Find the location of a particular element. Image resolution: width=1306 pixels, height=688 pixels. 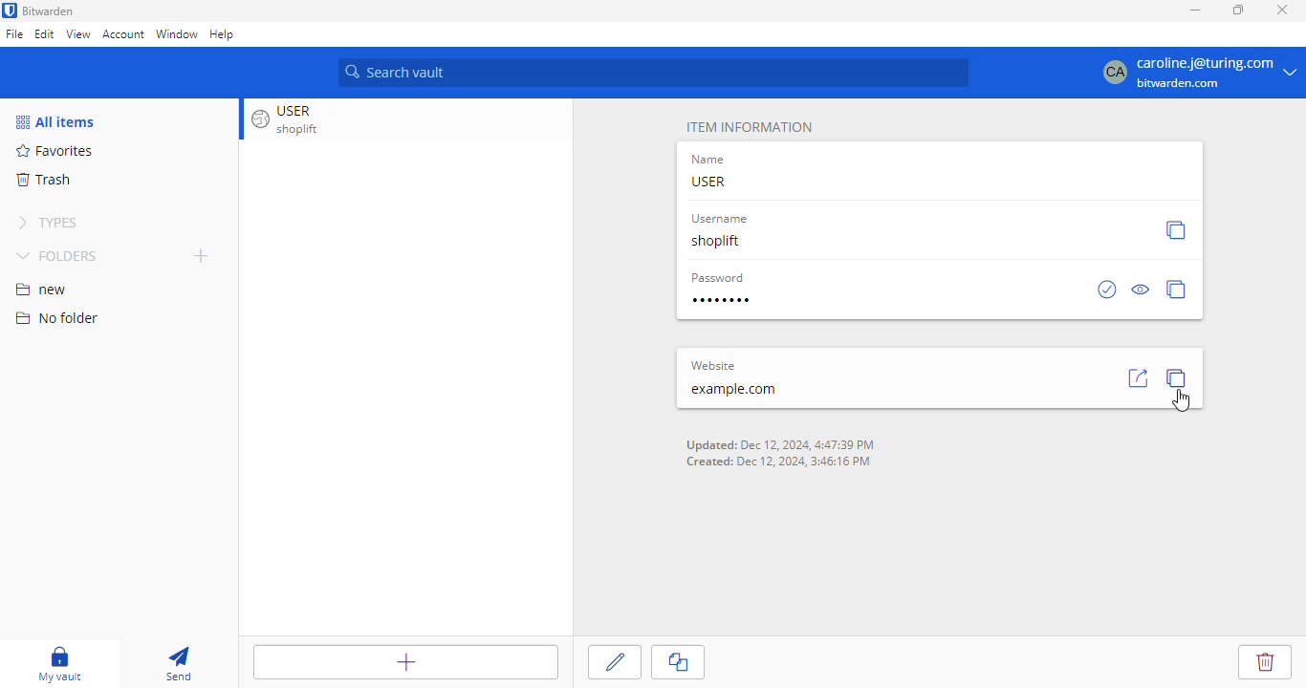

new folder is located at coordinates (200, 256).